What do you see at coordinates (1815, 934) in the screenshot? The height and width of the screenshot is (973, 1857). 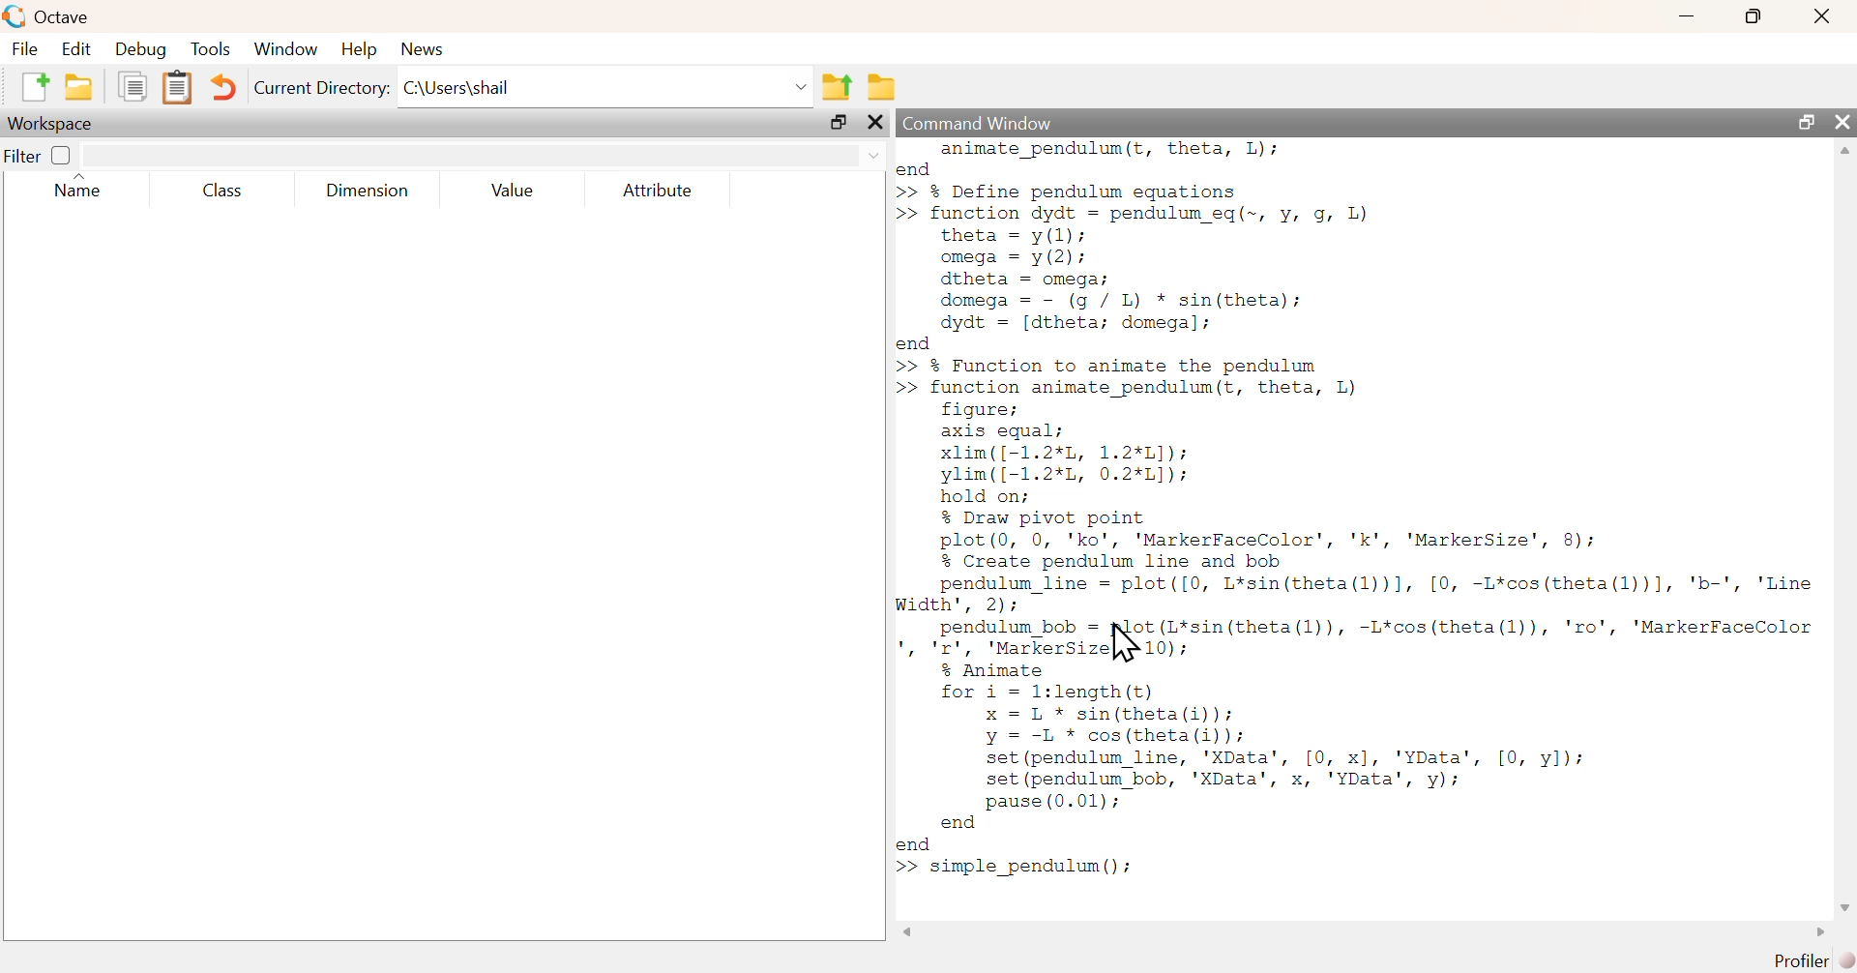 I see `Scroll right` at bounding box center [1815, 934].